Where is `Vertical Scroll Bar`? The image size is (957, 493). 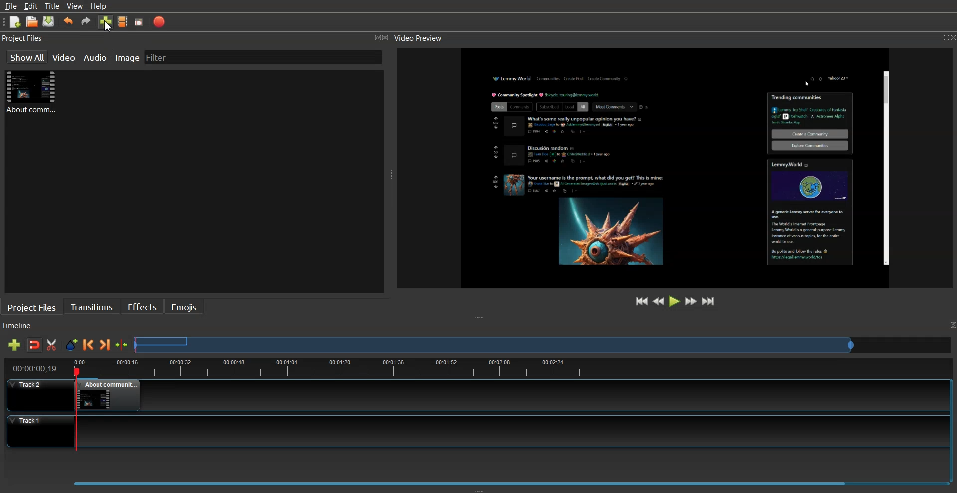 Vertical Scroll Bar is located at coordinates (951, 426).